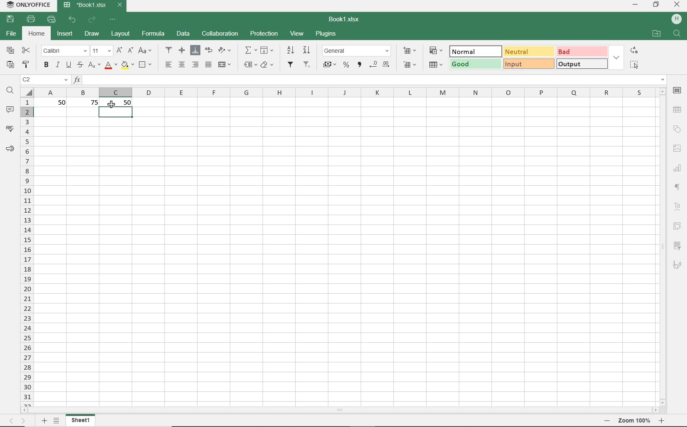 The height and width of the screenshot is (427, 687). What do you see at coordinates (207, 64) in the screenshot?
I see `justified` at bounding box center [207, 64].